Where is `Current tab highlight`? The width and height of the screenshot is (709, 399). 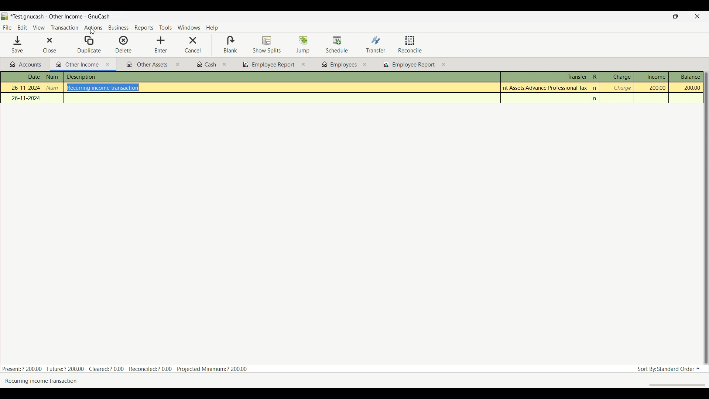
Current tab highlight is located at coordinates (75, 64).